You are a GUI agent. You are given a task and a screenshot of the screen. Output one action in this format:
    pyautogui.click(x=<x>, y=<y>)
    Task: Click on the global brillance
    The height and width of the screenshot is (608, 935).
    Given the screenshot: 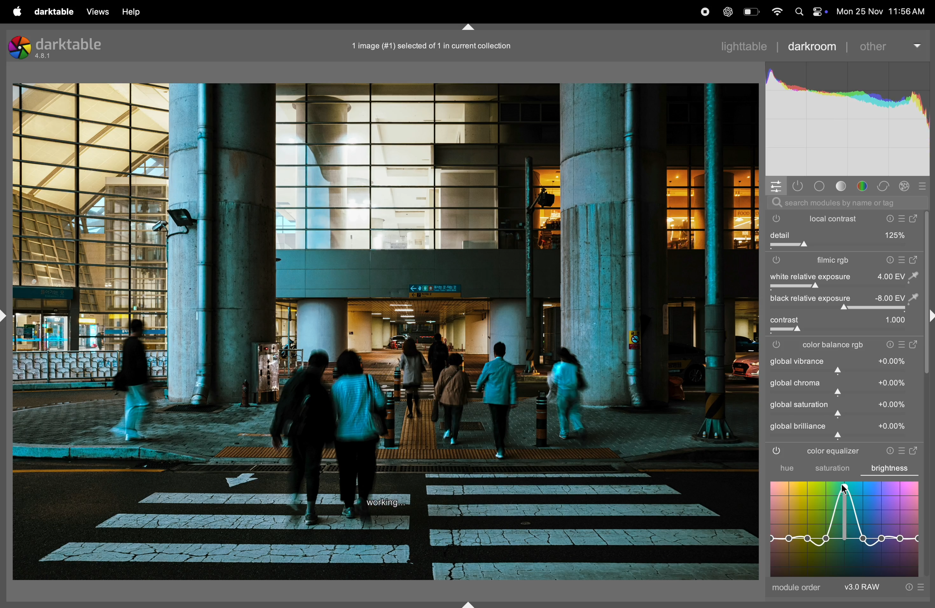 What is the action you would take?
    pyautogui.click(x=798, y=426)
    